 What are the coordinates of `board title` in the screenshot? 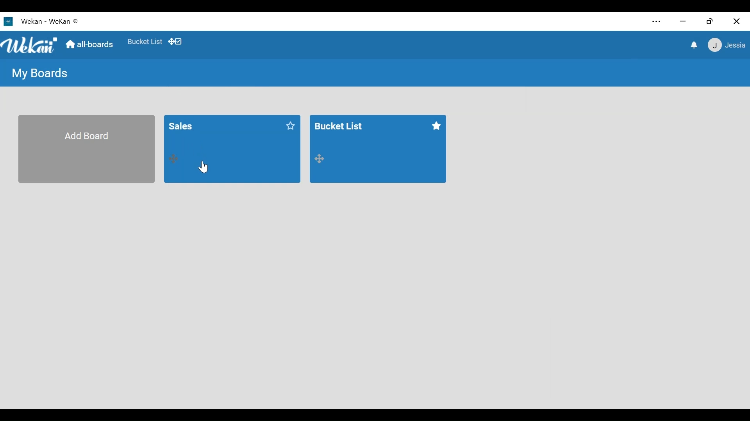 It's located at (203, 125).